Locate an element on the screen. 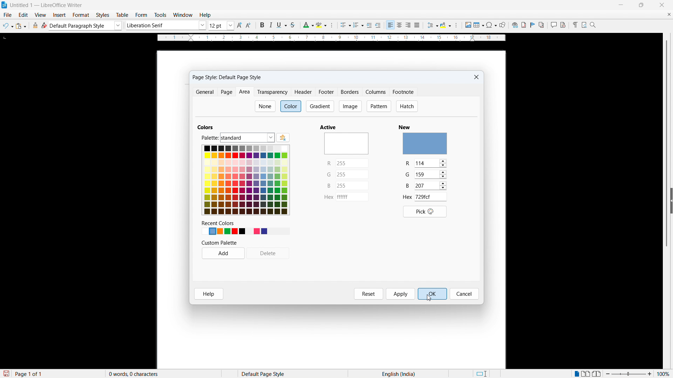  Zoom percentage  is located at coordinates (664, 373).